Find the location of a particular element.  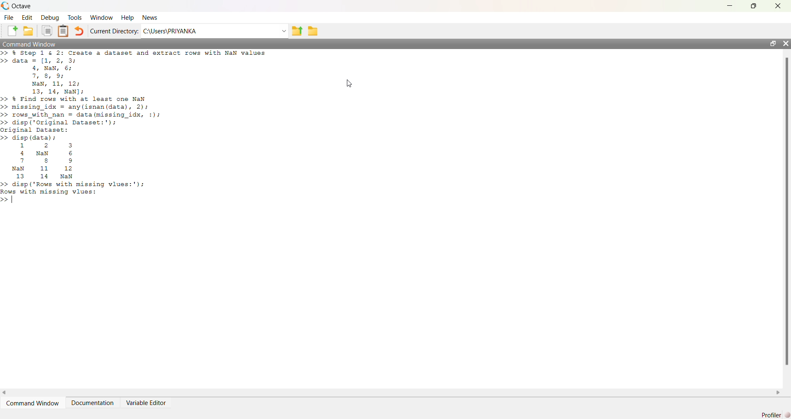

Help is located at coordinates (127, 18).